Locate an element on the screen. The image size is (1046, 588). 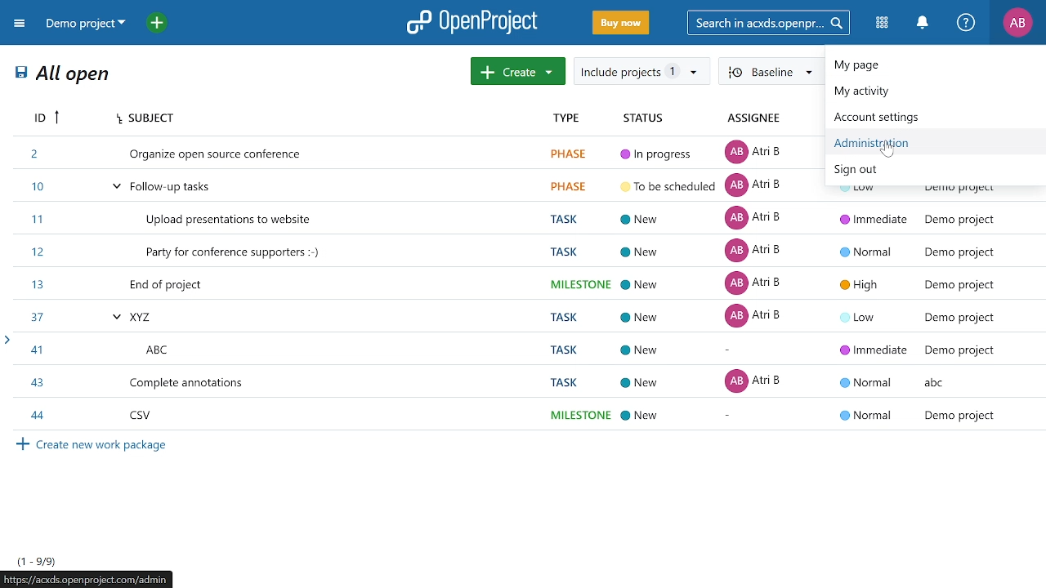
help is located at coordinates (966, 23).